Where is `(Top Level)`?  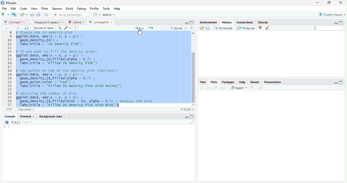
(Top Level) is located at coordinates (26, 110).